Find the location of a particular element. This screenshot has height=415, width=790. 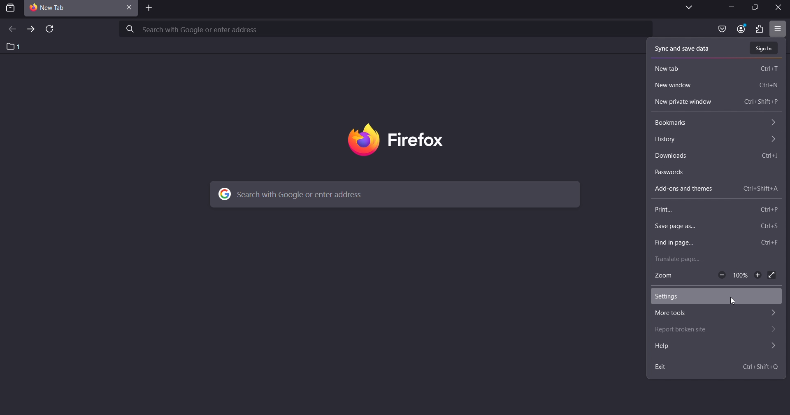

settings is located at coordinates (712, 296).